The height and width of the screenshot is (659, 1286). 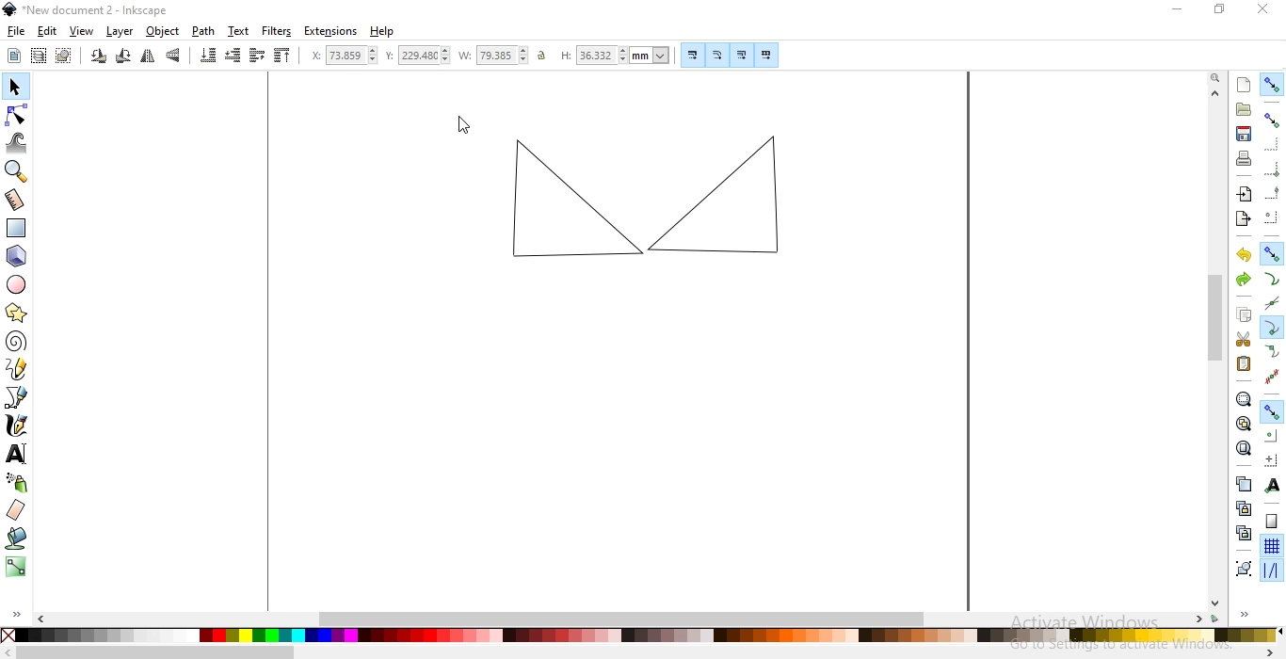 I want to click on rmaximize, so click(x=1218, y=11).